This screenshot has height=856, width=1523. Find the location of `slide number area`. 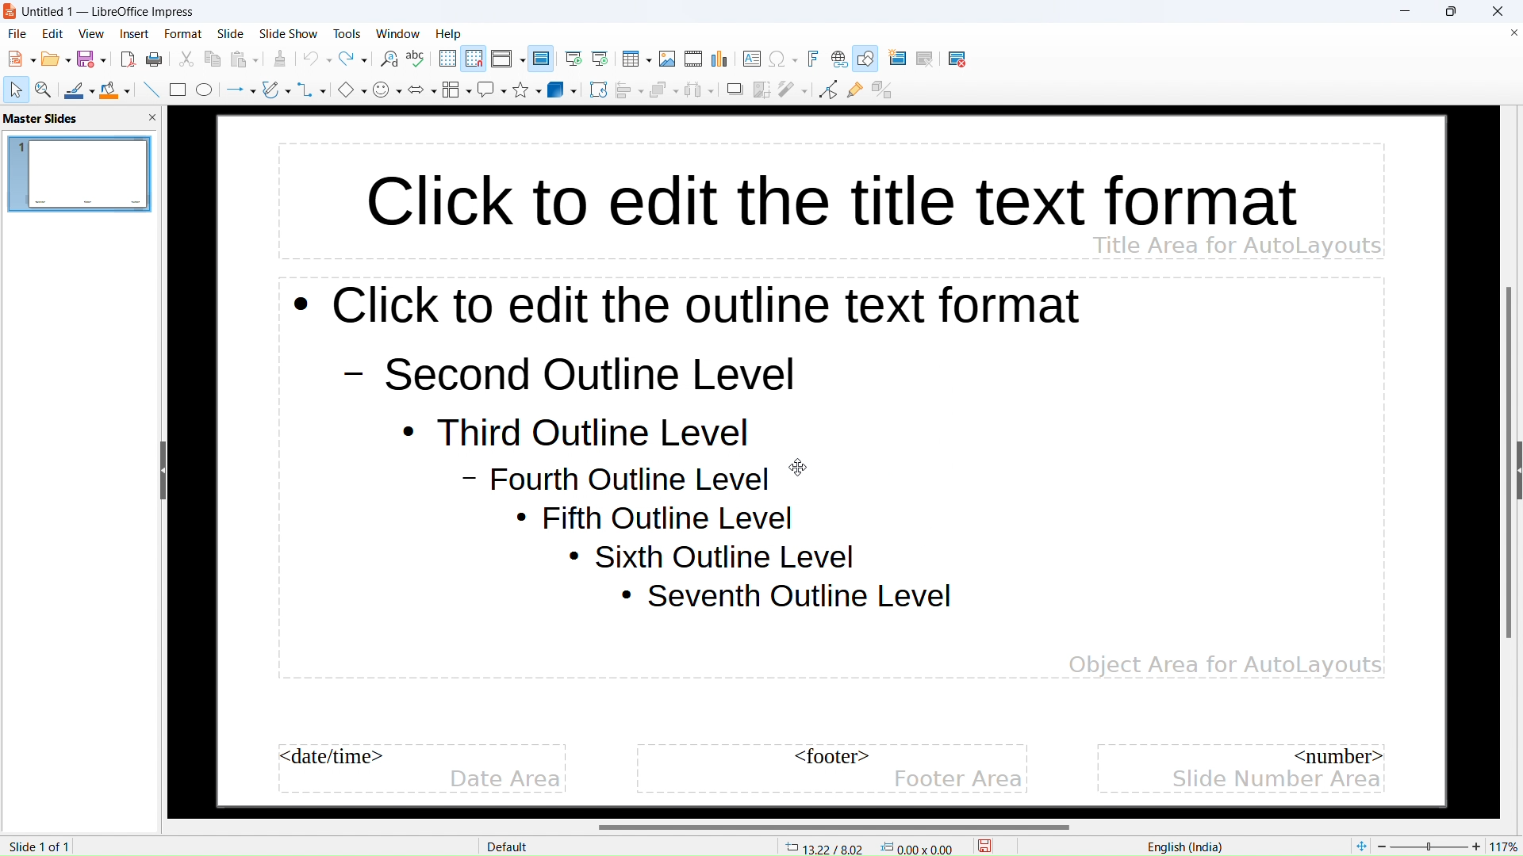

slide number area is located at coordinates (1273, 780).